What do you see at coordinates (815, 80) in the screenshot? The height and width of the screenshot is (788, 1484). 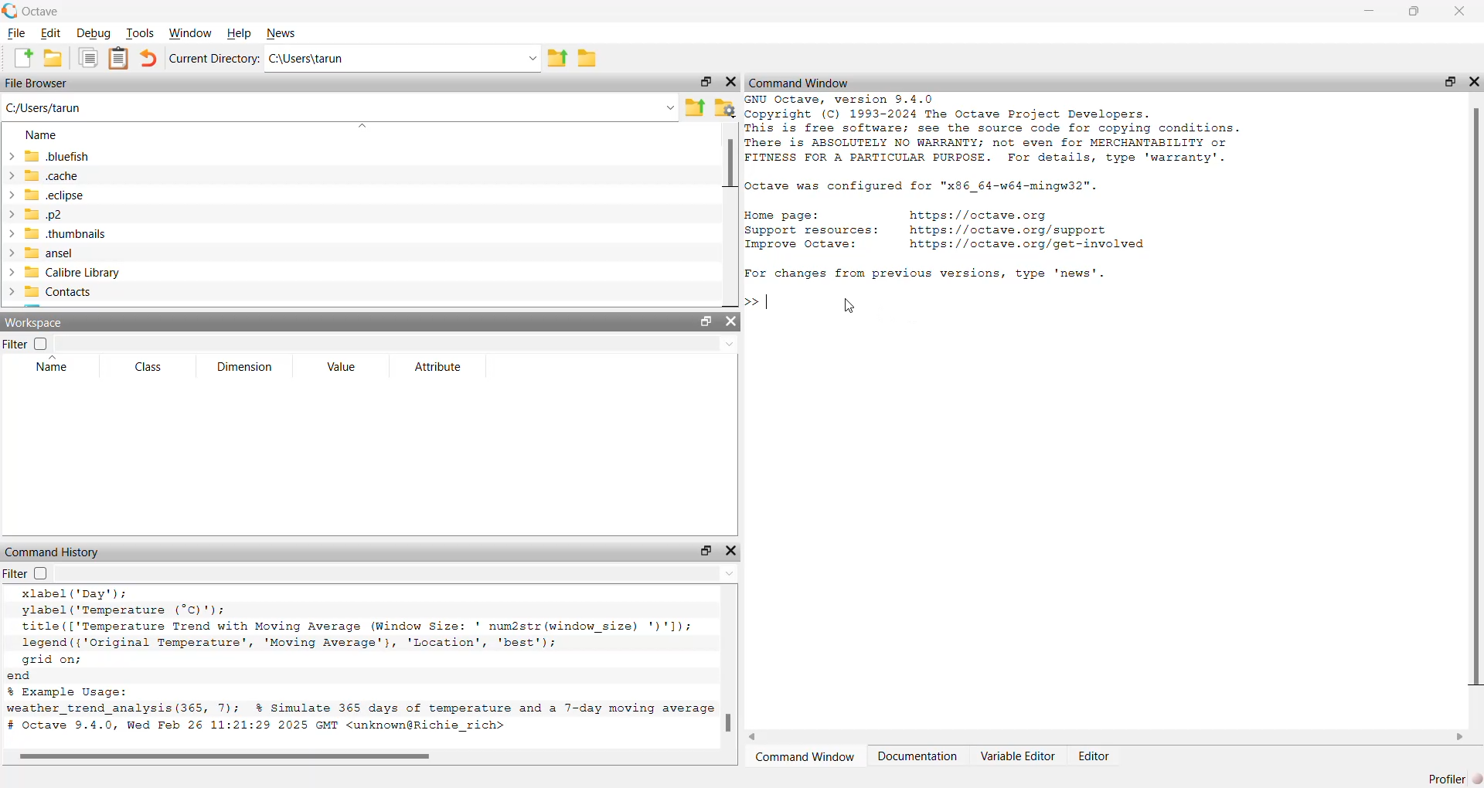 I see `X Command Window` at bounding box center [815, 80].